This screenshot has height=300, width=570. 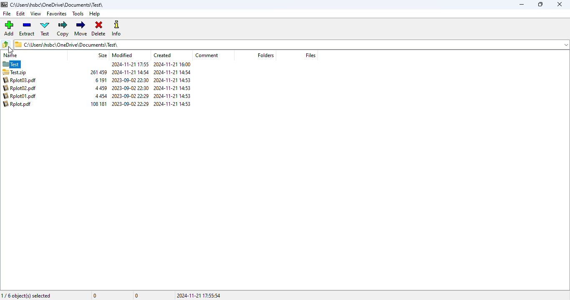 What do you see at coordinates (57, 5) in the screenshot?
I see `C:\Users\hsbc\OneDrive\Documents\Test\` at bounding box center [57, 5].